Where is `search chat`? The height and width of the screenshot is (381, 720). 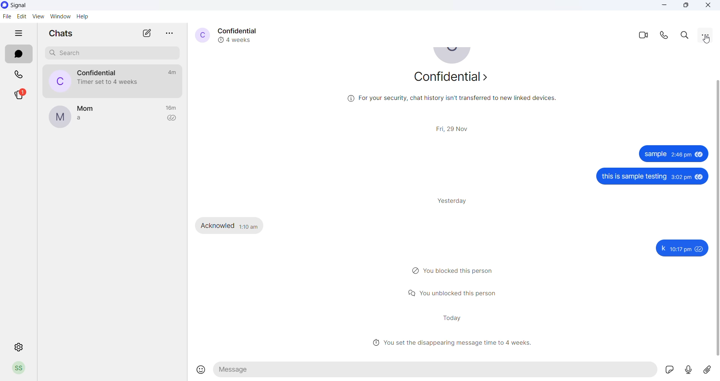 search chat is located at coordinates (109, 54).